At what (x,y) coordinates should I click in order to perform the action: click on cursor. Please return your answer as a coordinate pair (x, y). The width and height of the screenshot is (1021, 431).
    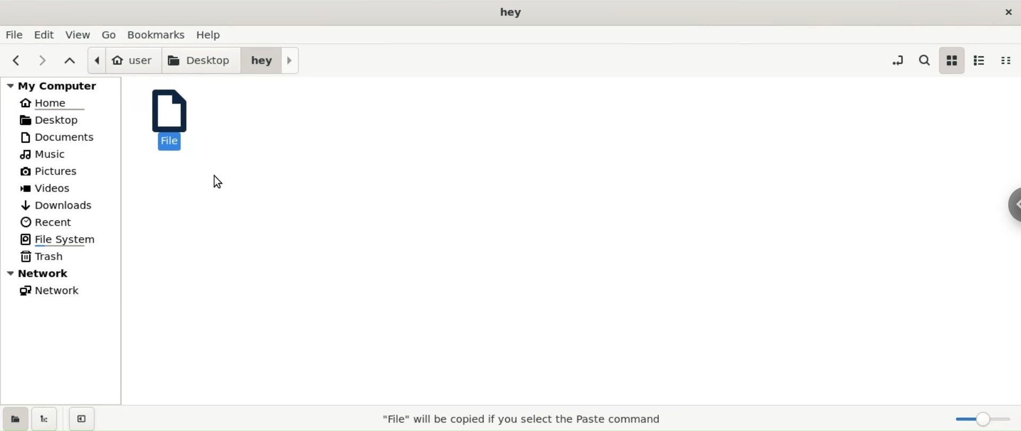
    Looking at the image, I should click on (217, 180).